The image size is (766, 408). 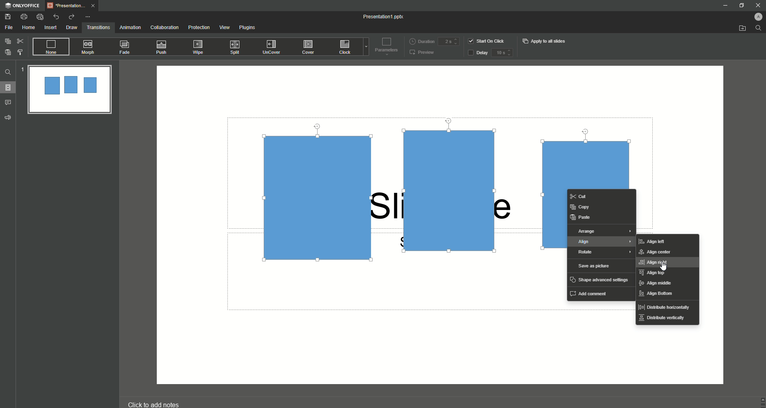 What do you see at coordinates (224, 27) in the screenshot?
I see `View` at bounding box center [224, 27].